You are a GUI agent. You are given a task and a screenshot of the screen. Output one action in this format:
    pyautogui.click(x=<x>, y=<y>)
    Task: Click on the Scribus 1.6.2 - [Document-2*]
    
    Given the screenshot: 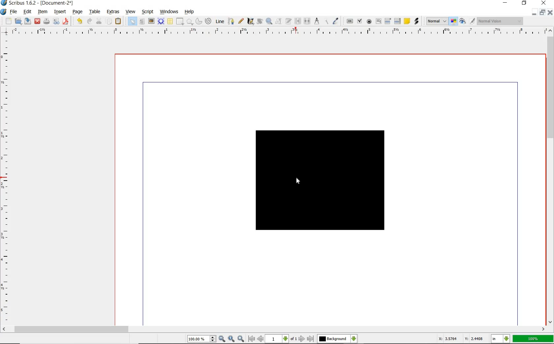 What is the action you would take?
    pyautogui.click(x=38, y=3)
    